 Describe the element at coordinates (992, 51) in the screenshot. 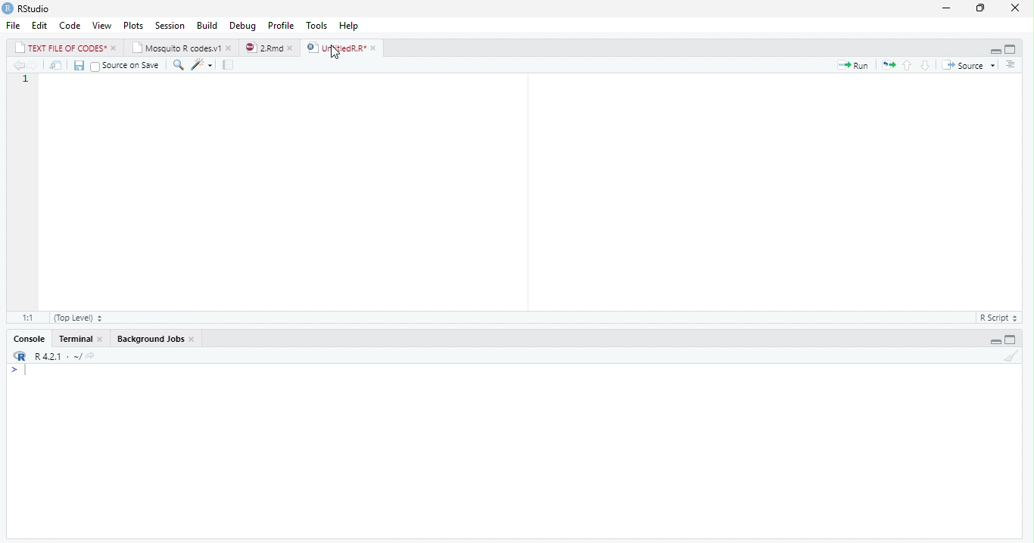

I see `Hide` at that location.